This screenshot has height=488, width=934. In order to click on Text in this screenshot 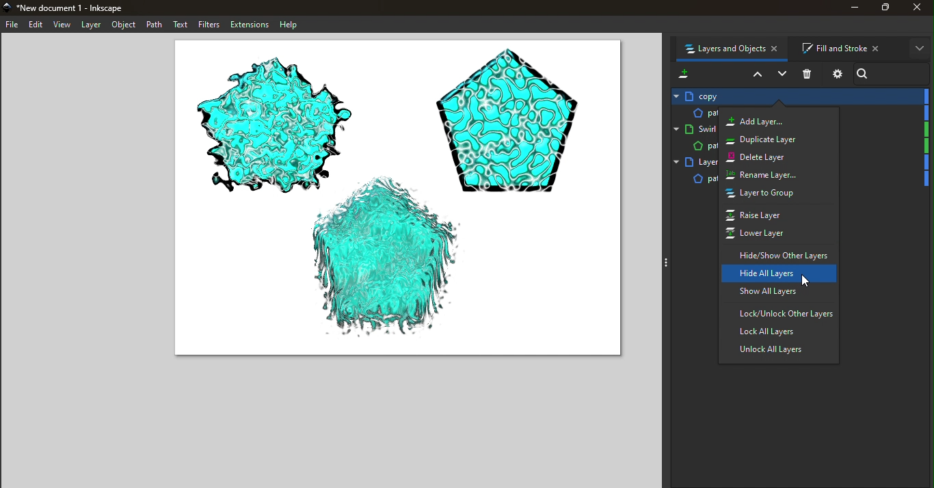, I will do `click(181, 25)`.